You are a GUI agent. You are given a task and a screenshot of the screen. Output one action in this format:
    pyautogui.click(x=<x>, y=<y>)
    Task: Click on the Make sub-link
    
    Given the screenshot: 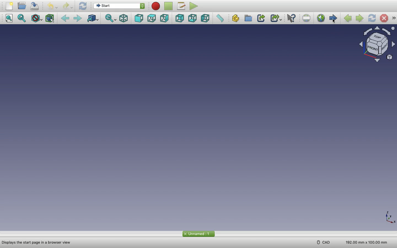 What is the action you would take?
    pyautogui.click(x=277, y=18)
    